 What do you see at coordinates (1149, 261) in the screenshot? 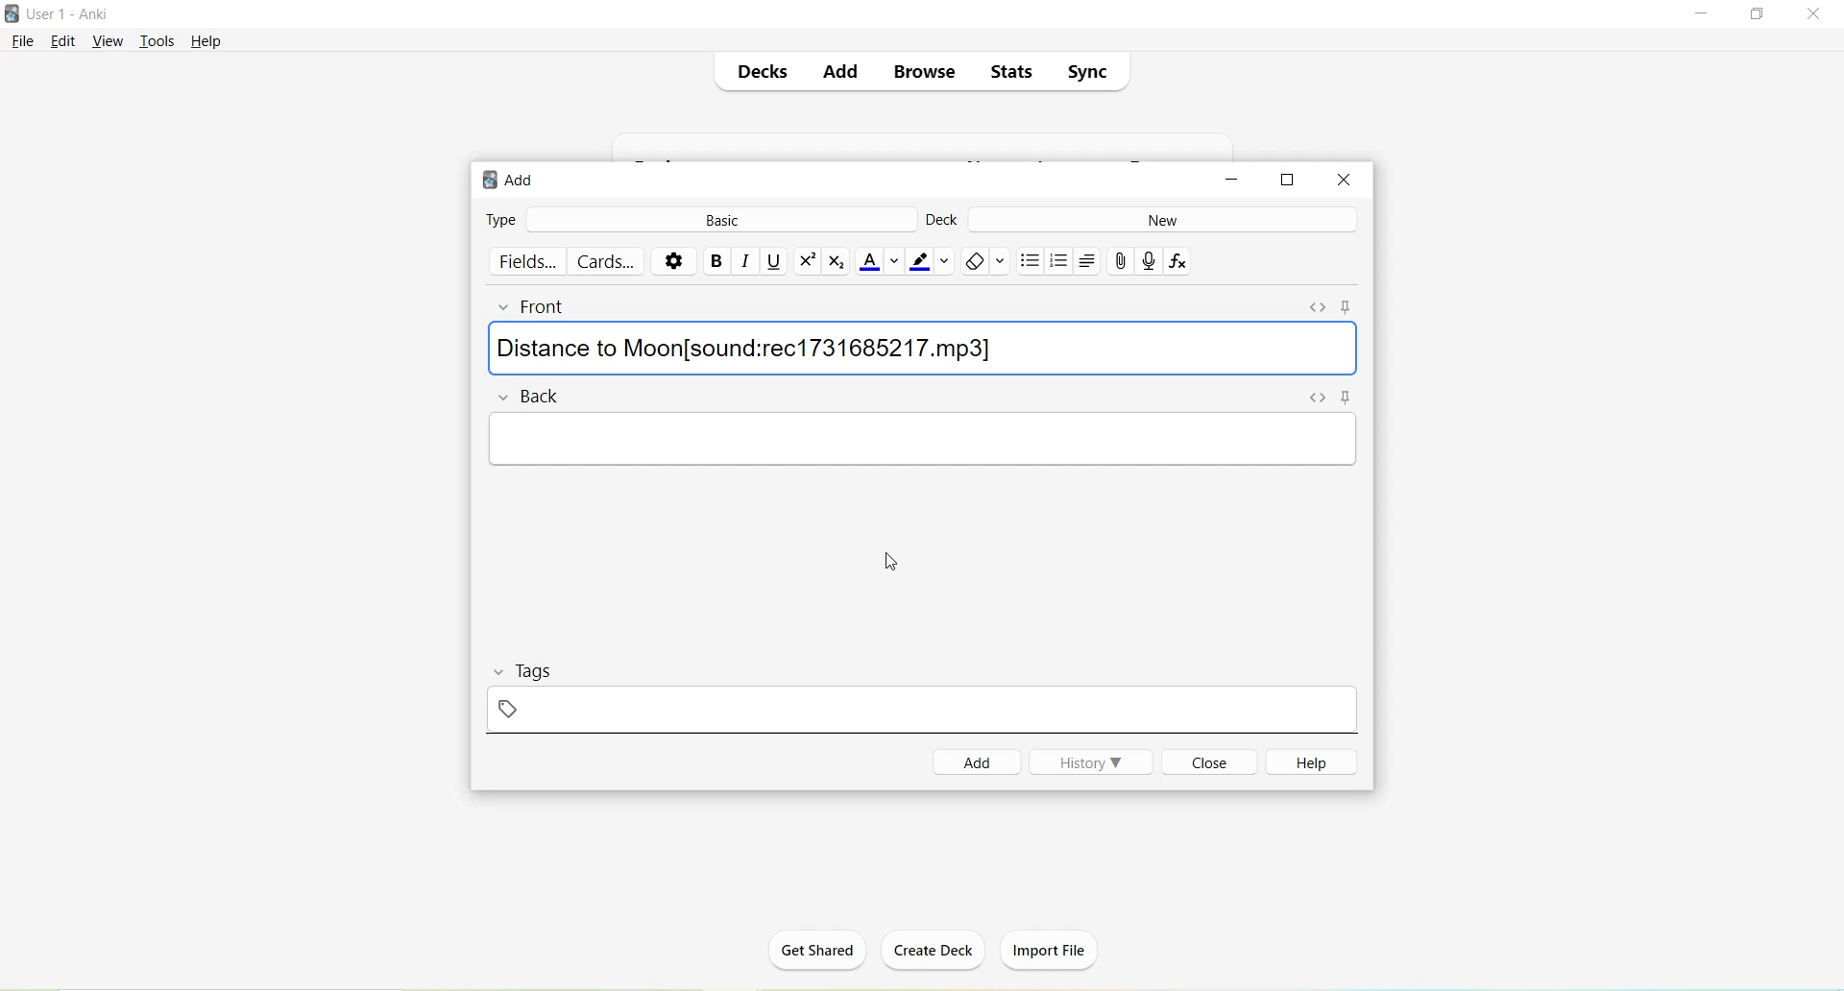
I see `Record Audio` at bounding box center [1149, 261].